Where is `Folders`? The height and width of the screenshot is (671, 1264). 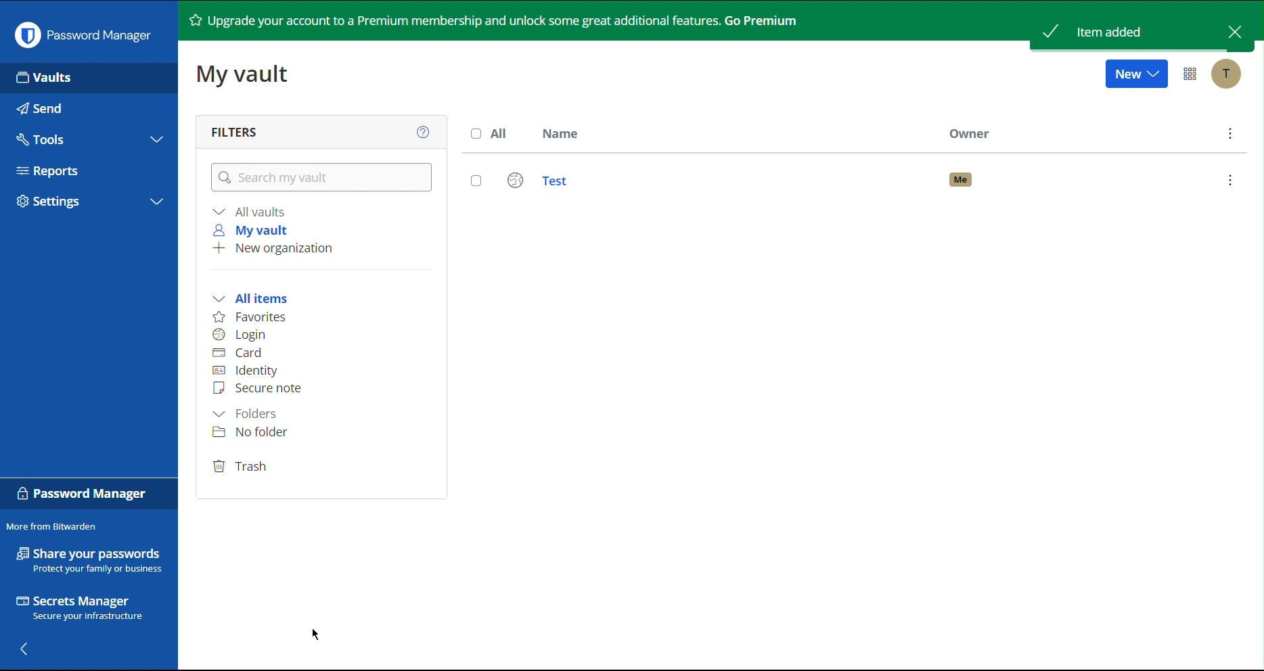
Folders is located at coordinates (247, 414).